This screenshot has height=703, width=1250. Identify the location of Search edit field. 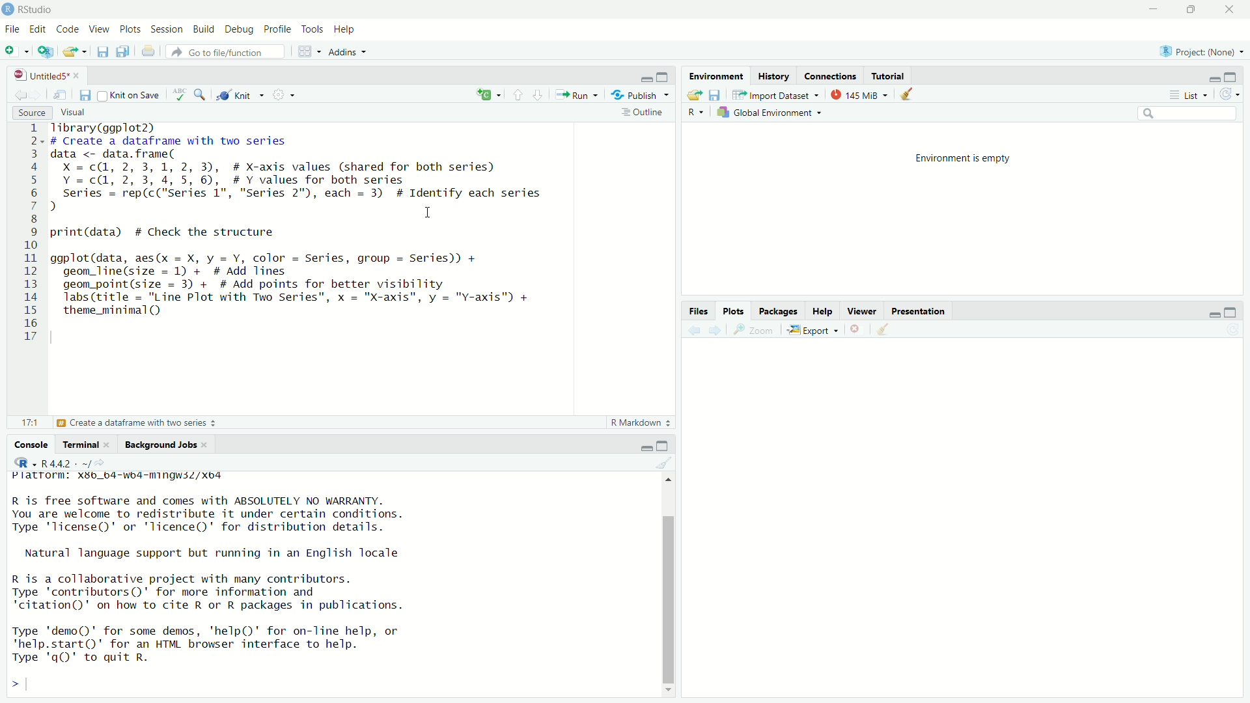
(1190, 114).